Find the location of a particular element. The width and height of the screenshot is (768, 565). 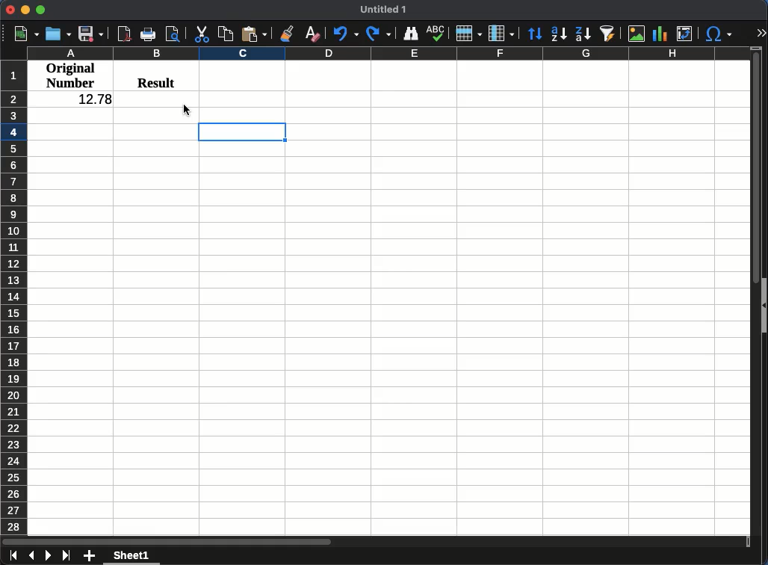

Undo is located at coordinates (345, 35).